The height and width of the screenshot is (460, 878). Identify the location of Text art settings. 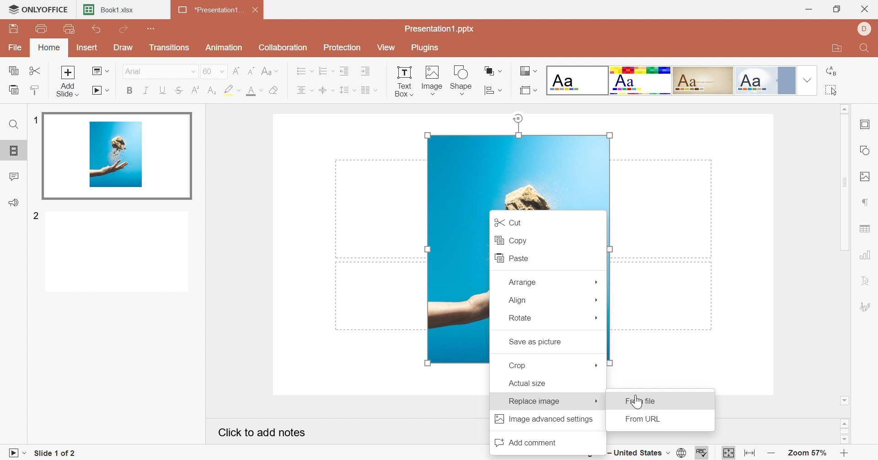
(867, 281).